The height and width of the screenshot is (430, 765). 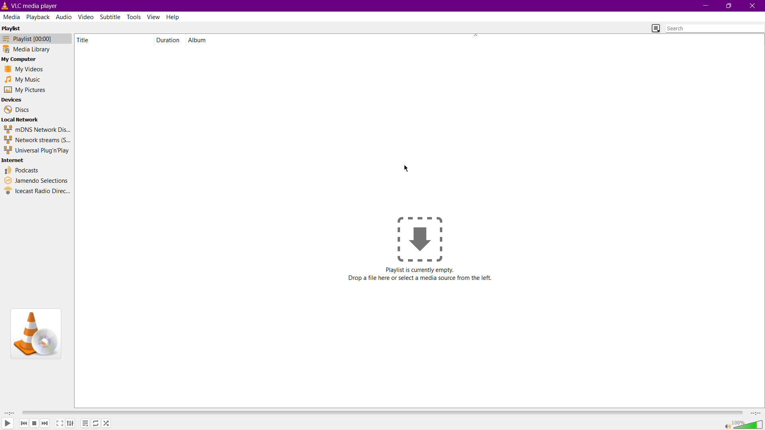 I want to click on spend time, so click(x=8, y=412).